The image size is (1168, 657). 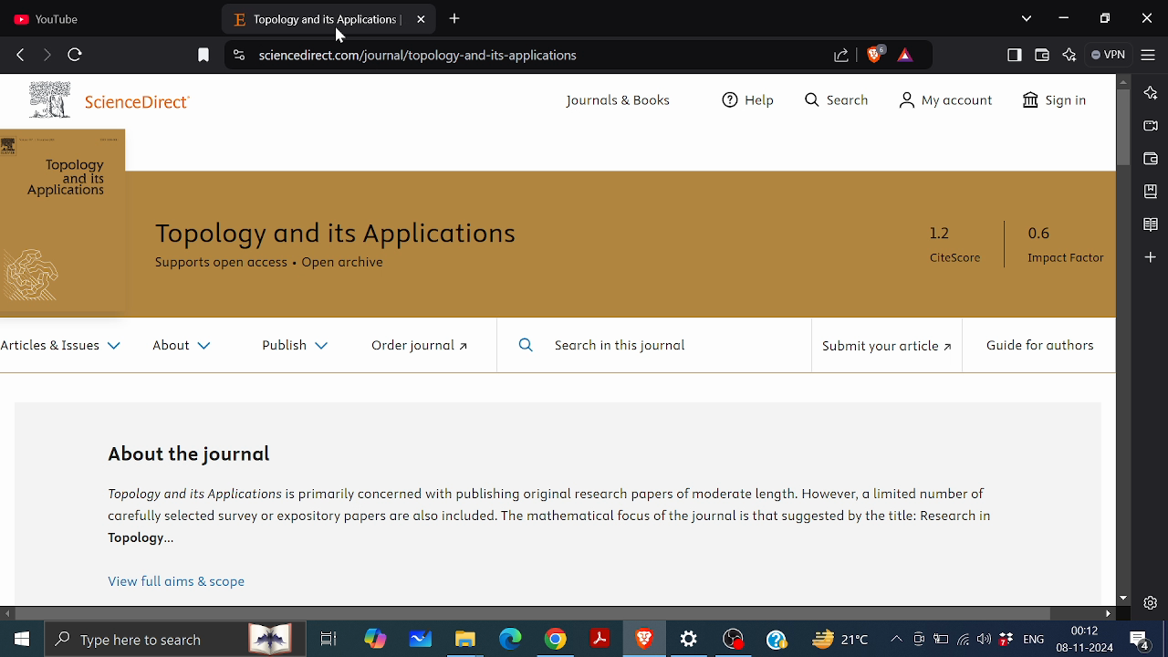 What do you see at coordinates (1062, 16) in the screenshot?
I see `Minimize` at bounding box center [1062, 16].